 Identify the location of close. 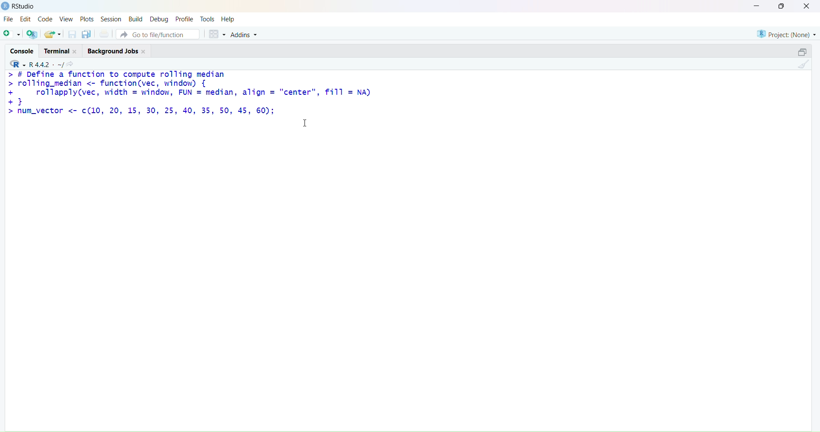
(143, 52).